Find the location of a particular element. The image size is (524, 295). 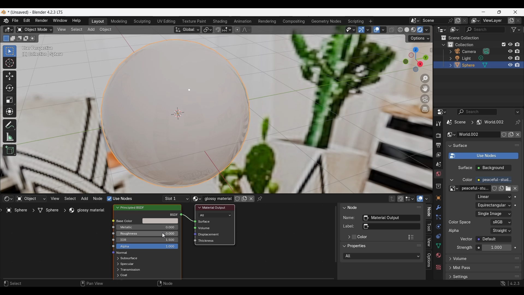

Edit light is located at coordinates (457, 58).